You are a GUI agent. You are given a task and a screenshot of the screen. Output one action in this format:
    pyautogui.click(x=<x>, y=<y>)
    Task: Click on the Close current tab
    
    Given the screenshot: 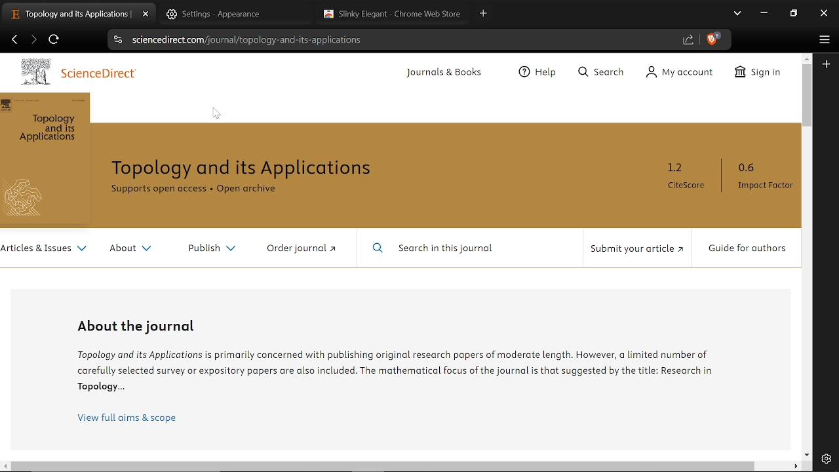 What is the action you would take?
    pyautogui.click(x=146, y=13)
    